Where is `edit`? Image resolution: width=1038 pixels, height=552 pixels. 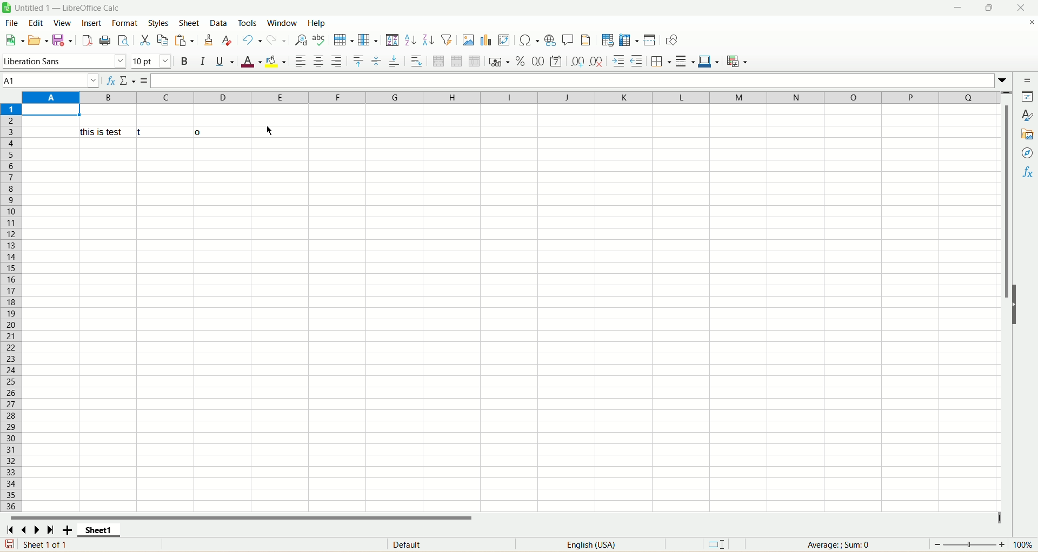
edit is located at coordinates (35, 23).